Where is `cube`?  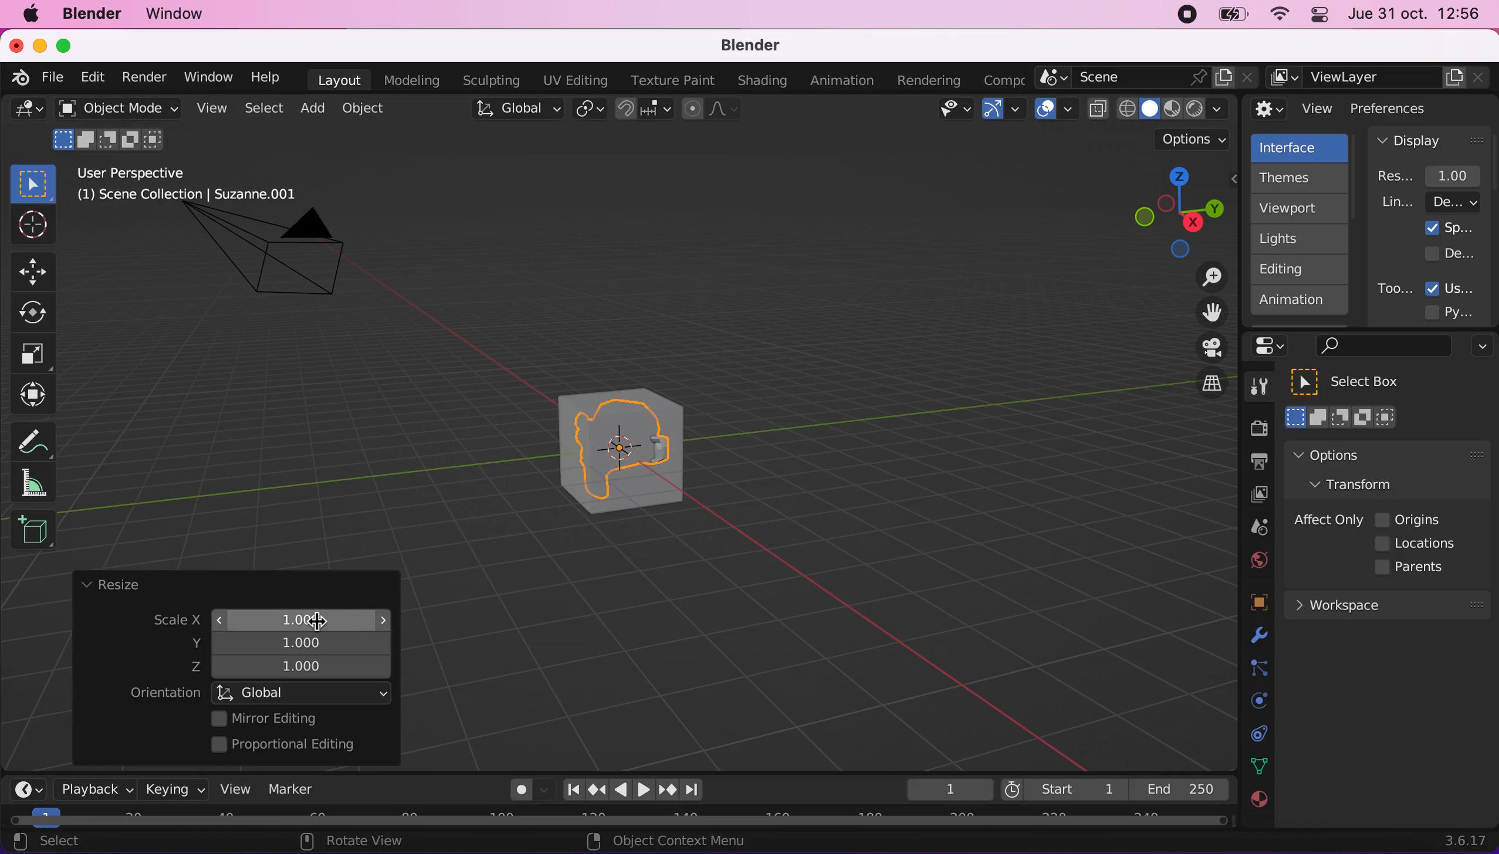
cube is located at coordinates (648, 453).